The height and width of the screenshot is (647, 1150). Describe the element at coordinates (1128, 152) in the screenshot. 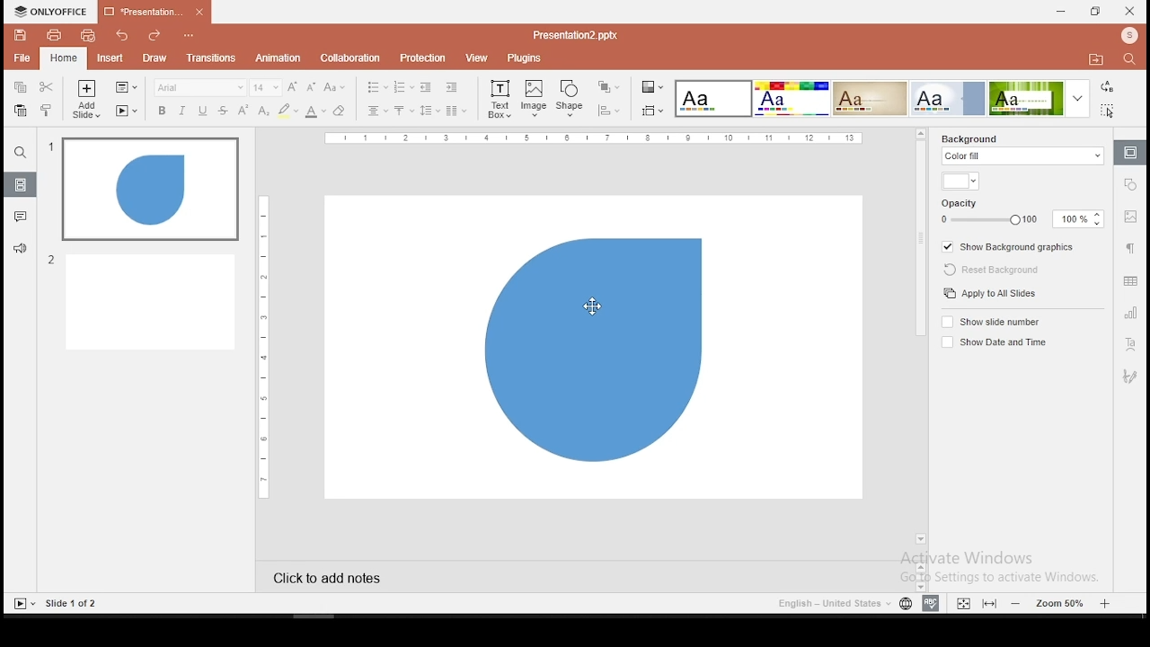

I see `slide settings` at that location.